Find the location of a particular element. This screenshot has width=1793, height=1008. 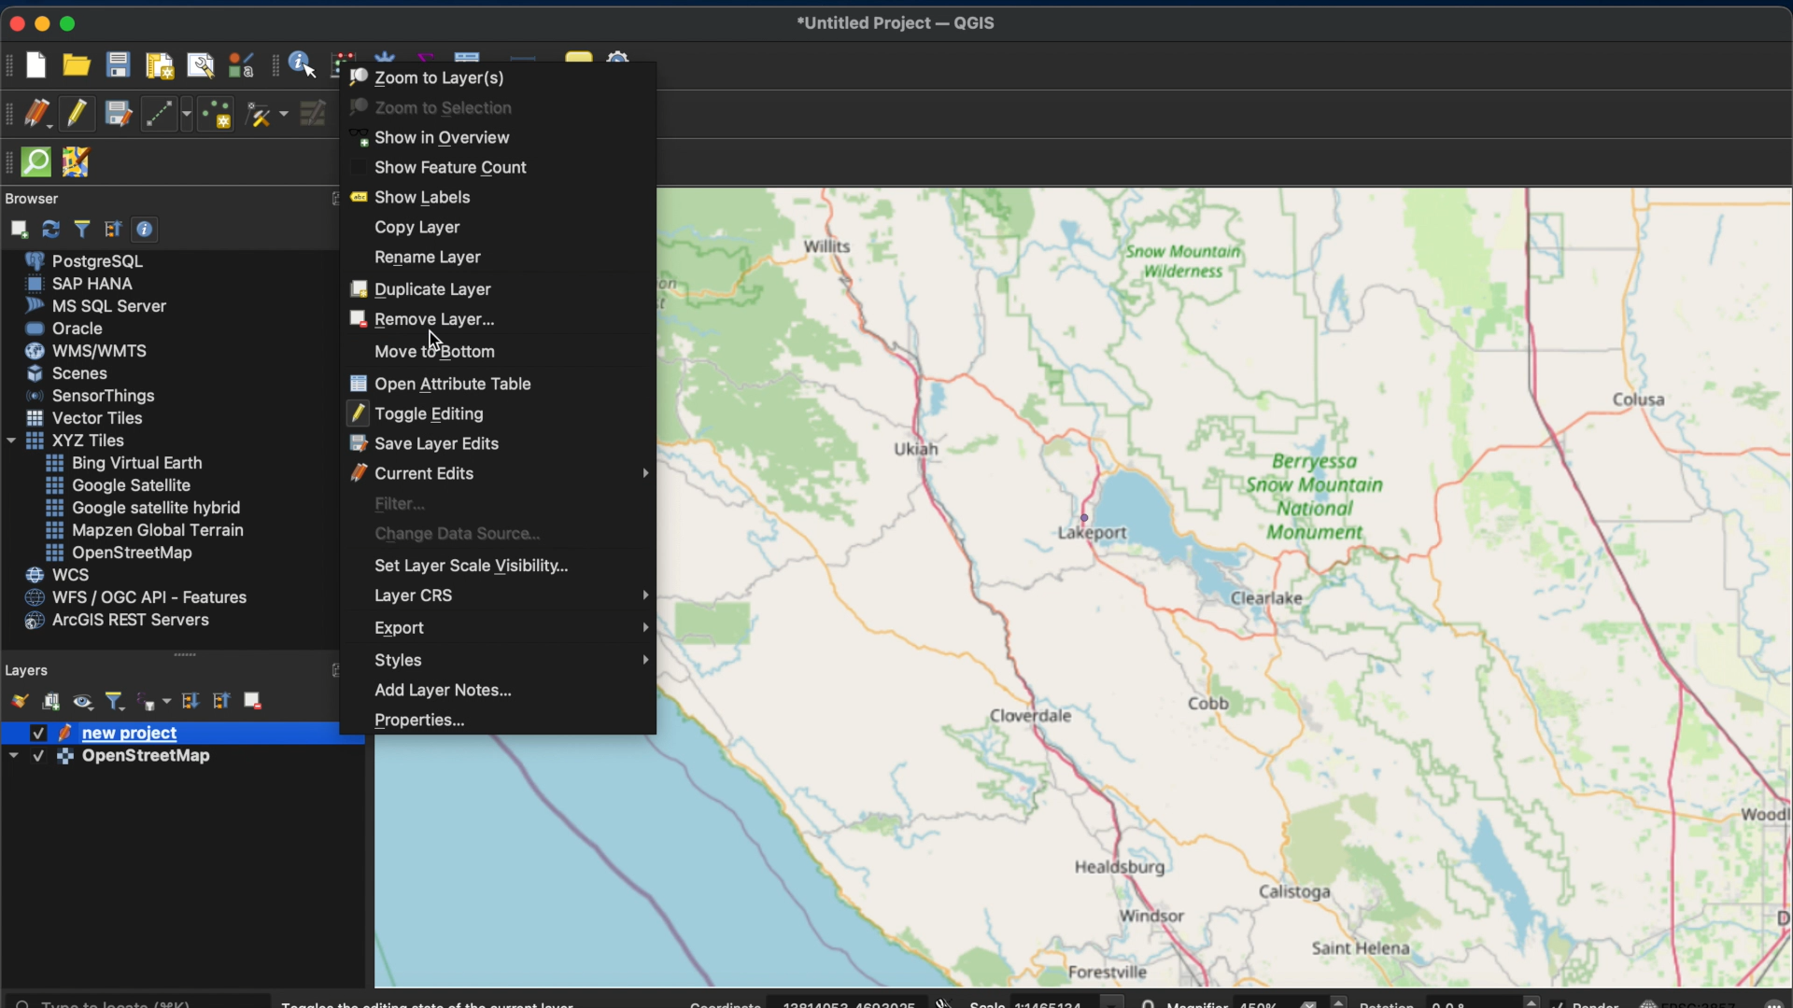

wfs/ogc api - features is located at coordinates (132, 598).